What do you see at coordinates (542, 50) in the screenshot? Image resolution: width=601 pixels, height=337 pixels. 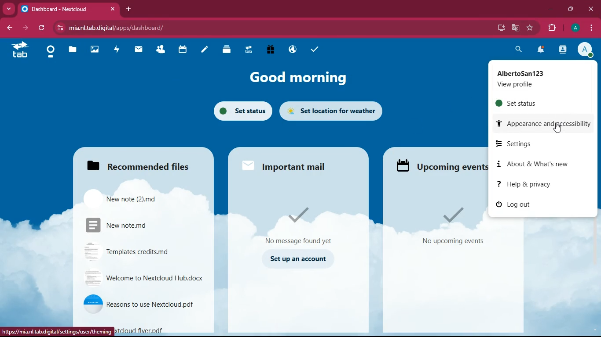 I see `notifications` at bounding box center [542, 50].